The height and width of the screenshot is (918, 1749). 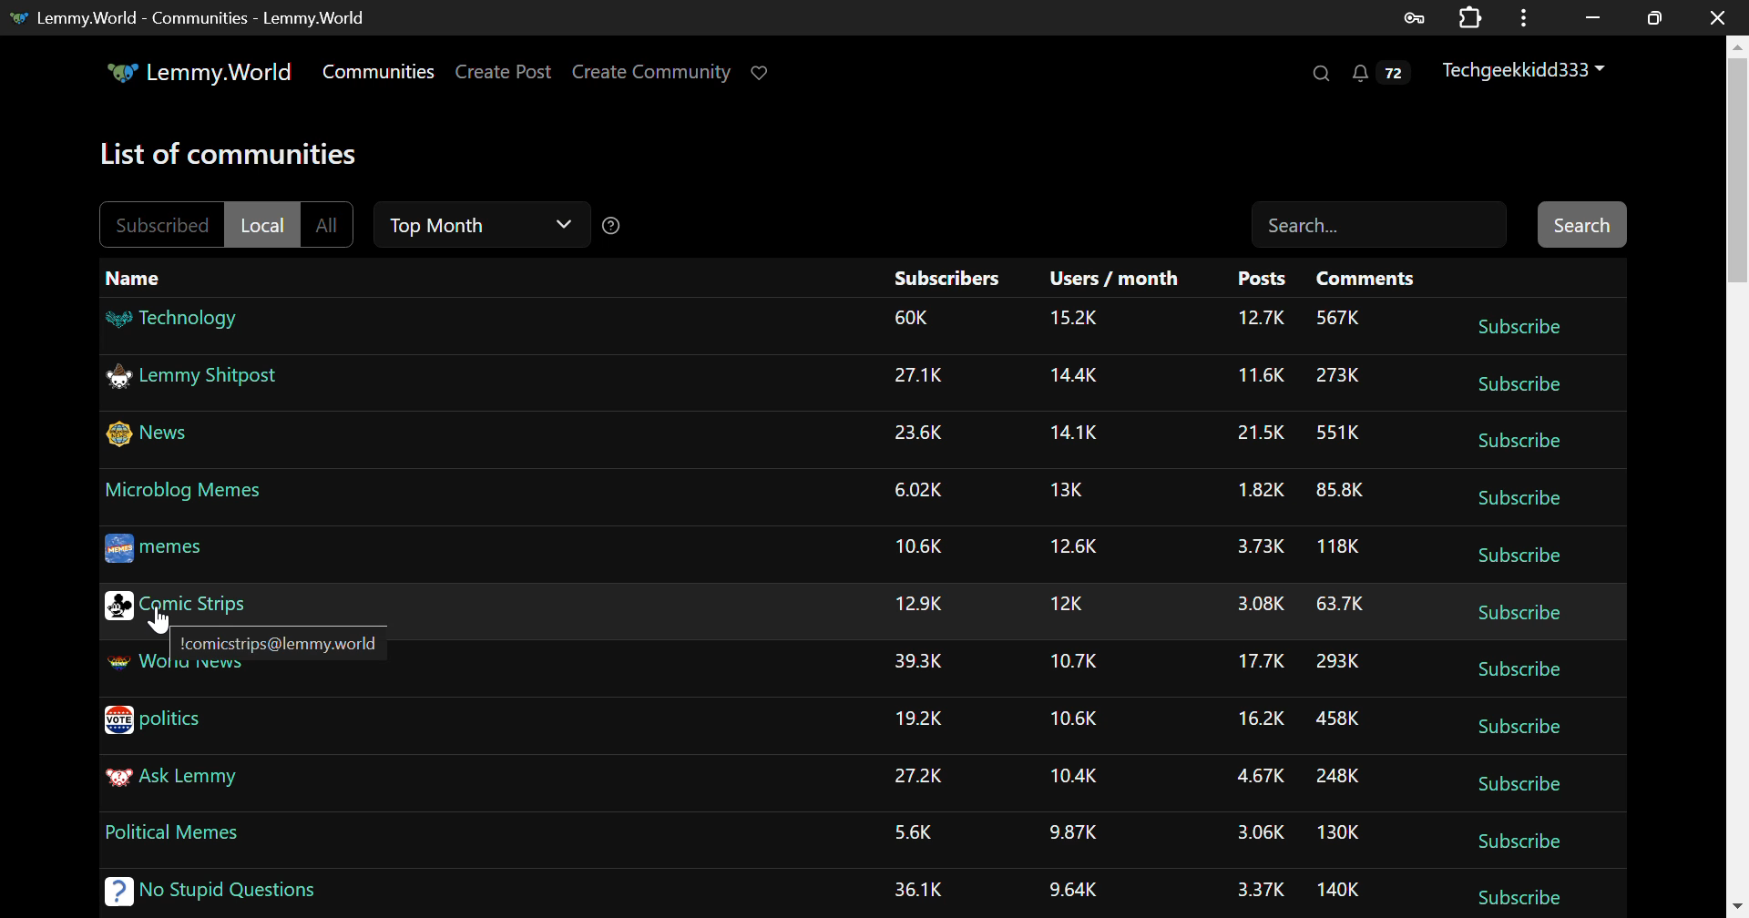 What do you see at coordinates (1365, 280) in the screenshot?
I see `Comments` at bounding box center [1365, 280].